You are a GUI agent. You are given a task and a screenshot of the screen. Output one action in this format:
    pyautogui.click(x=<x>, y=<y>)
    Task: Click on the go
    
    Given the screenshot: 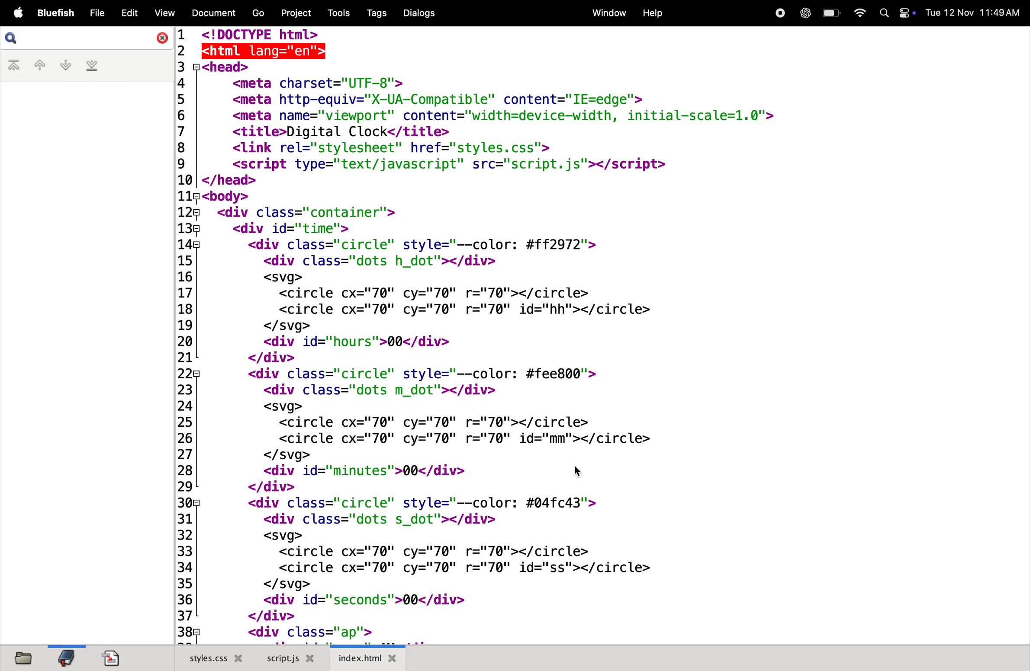 What is the action you would take?
    pyautogui.click(x=258, y=12)
    